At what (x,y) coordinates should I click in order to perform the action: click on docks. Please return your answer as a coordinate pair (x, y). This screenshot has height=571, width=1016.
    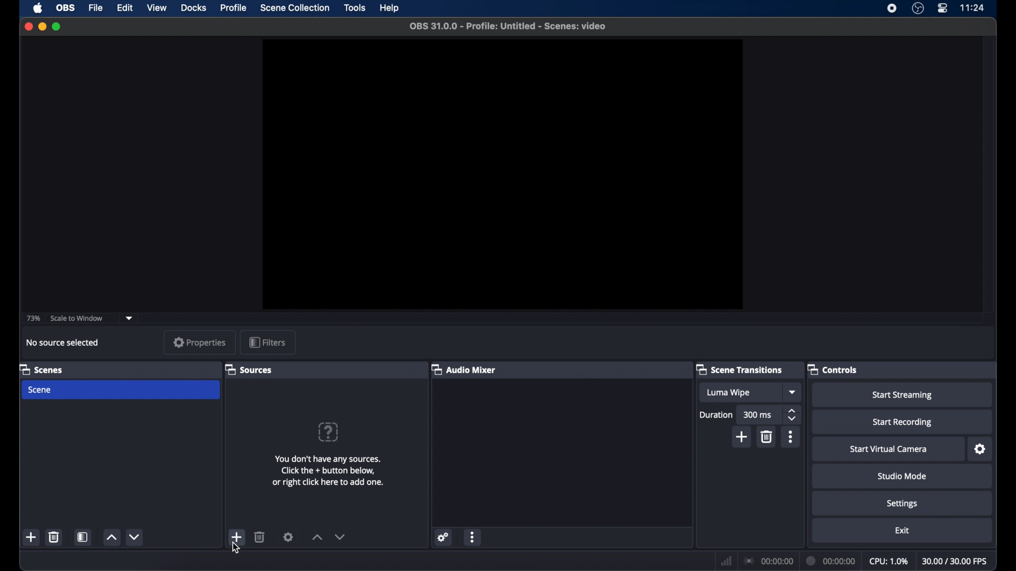
    Looking at the image, I should click on (194, 8).